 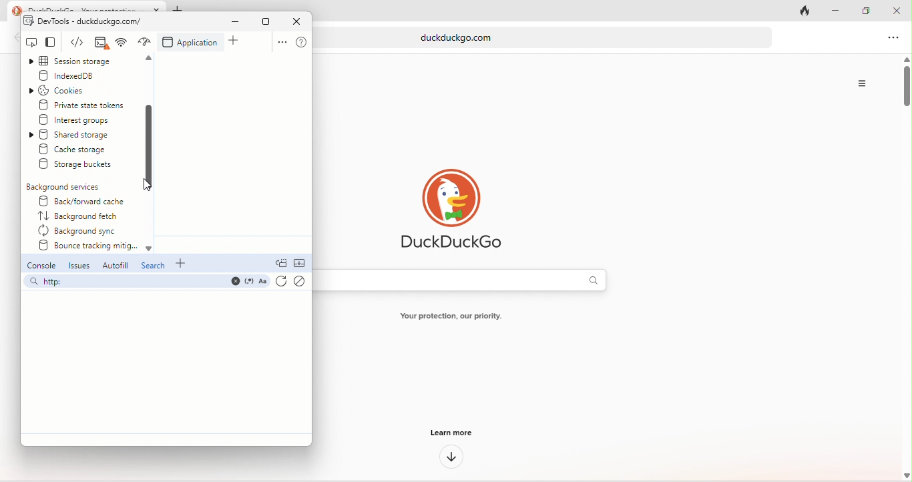 I want to click on duck duck go logo, so click(x=450, y=210).